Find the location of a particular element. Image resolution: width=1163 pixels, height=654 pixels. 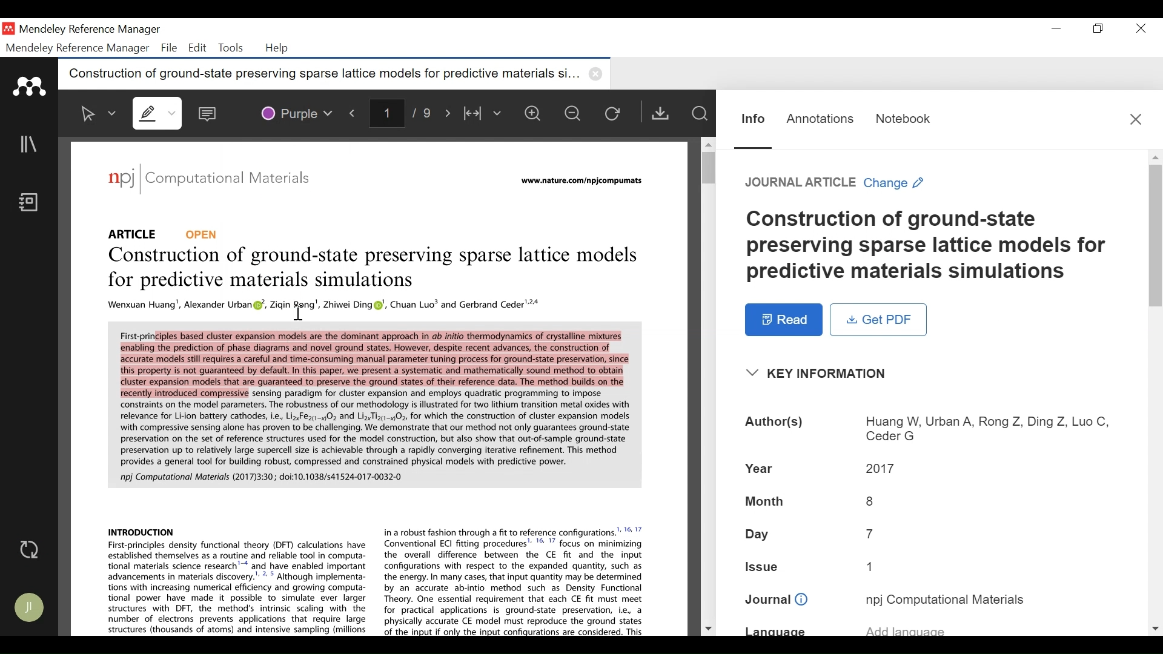

Navigate Forward is located at coordinates (448, 113).